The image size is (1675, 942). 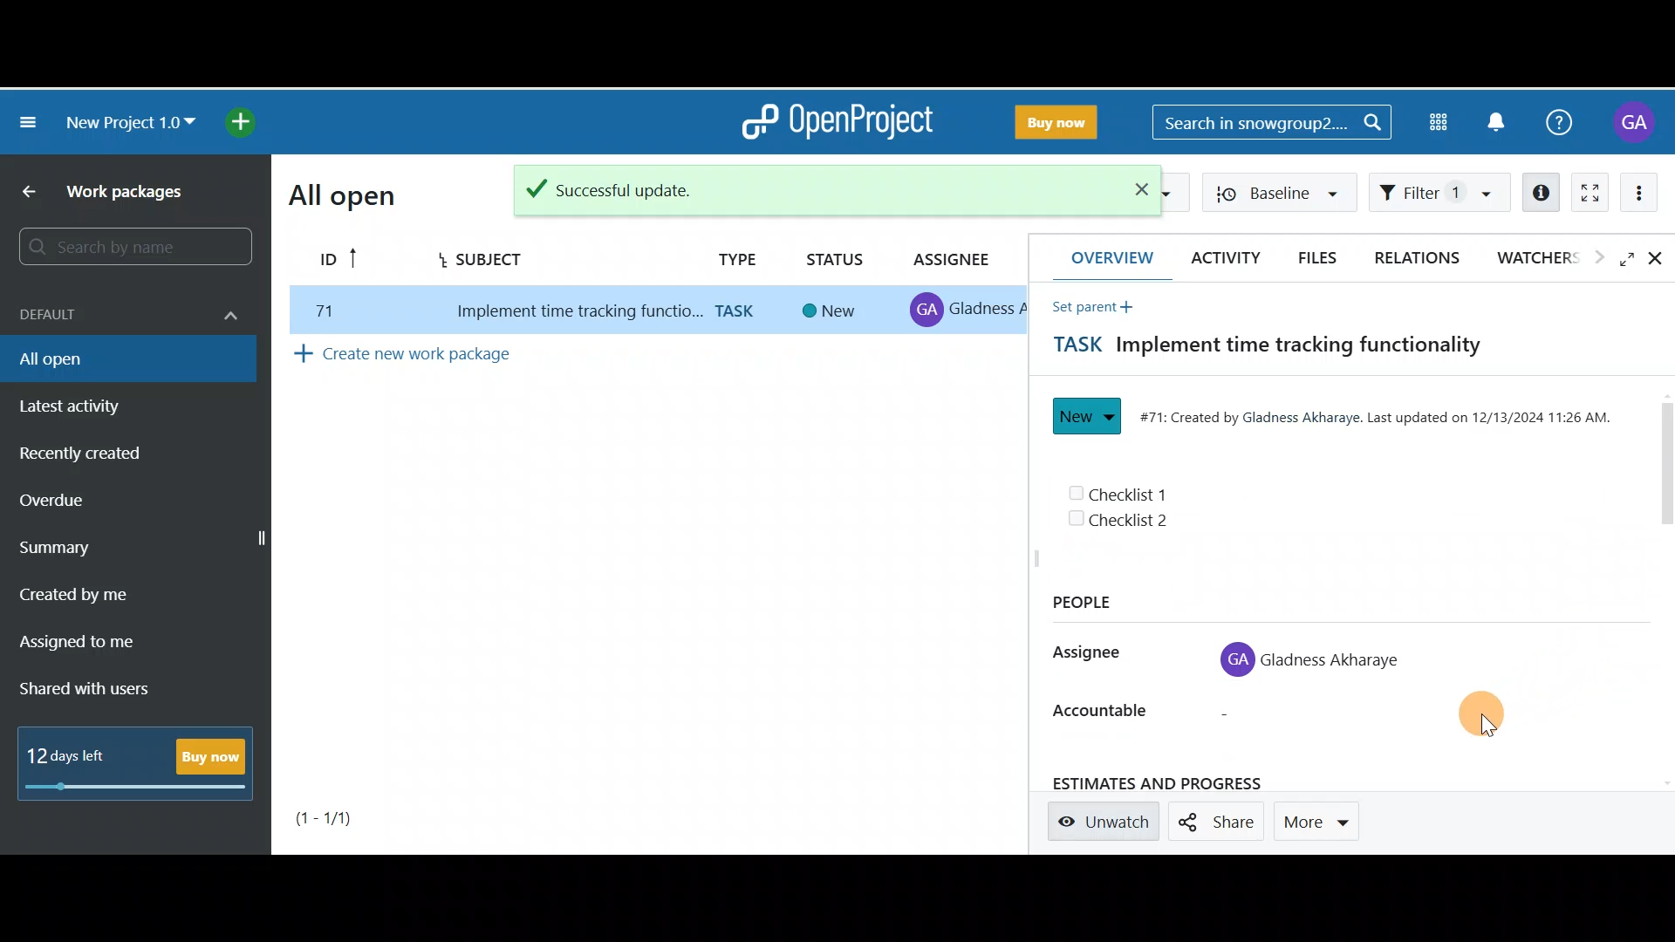 What do you see at coordinates (1106, 822) in the screenshot?
I see `Unwatch` at bounding box center [1106, 822].